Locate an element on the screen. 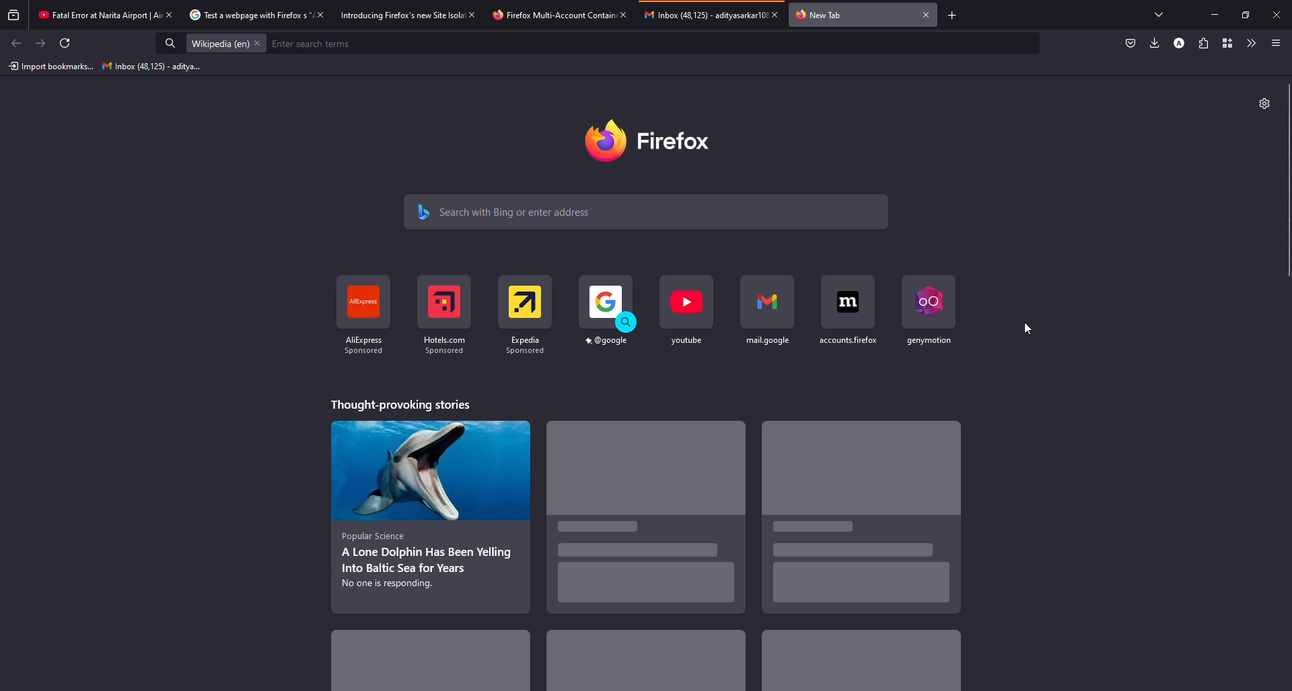 Image resolution: width=1292 pixels, height=691 pixels. new tab is located at coordinates (821, 14).